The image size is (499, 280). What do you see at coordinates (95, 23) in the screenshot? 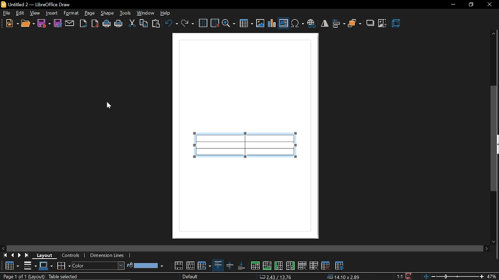
I see `export as pdf` at bounding box center [95, 23].